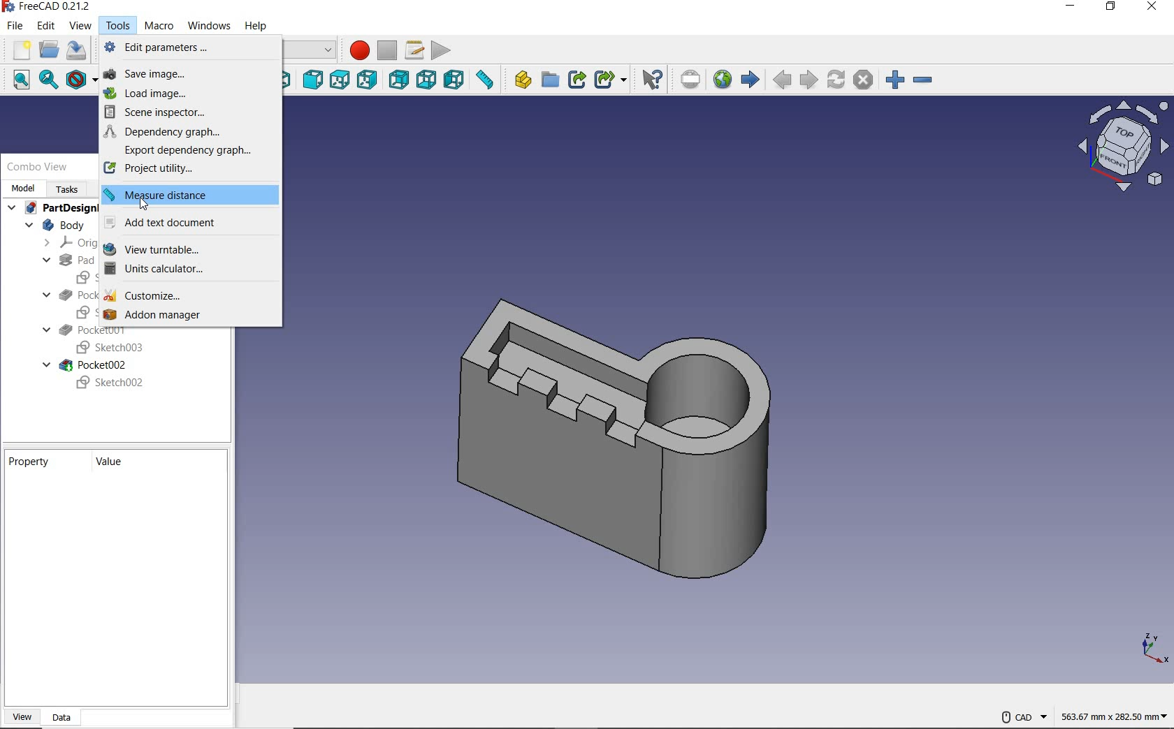  What do you see at coordinates (80, 80) in the screenshot?
I see `draw style` at bounding box center [80, 80].